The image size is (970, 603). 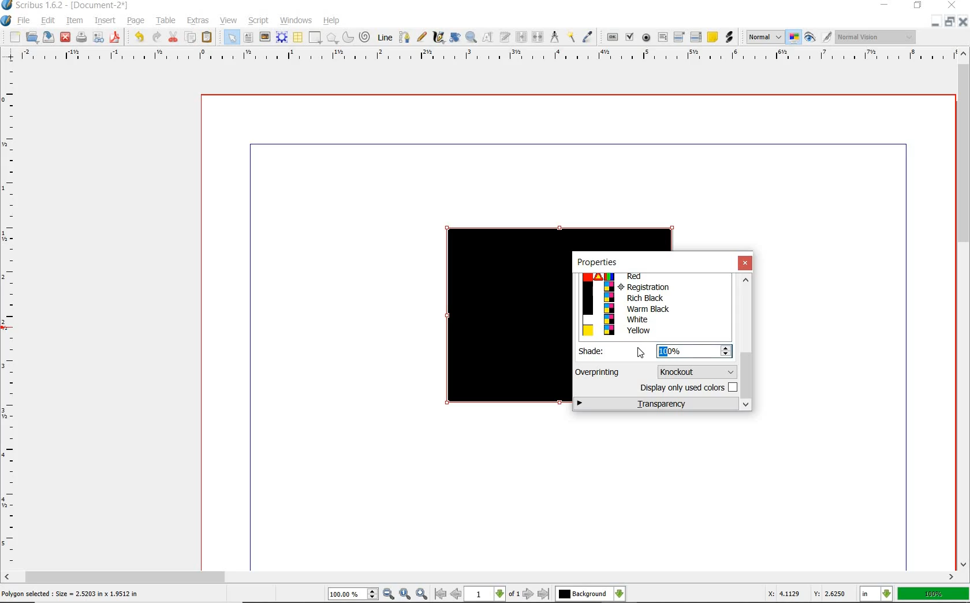 What do you see at coordinates (405, 37) in the screenshot?
I see `bezier curve` at bounding box center [405, 37].